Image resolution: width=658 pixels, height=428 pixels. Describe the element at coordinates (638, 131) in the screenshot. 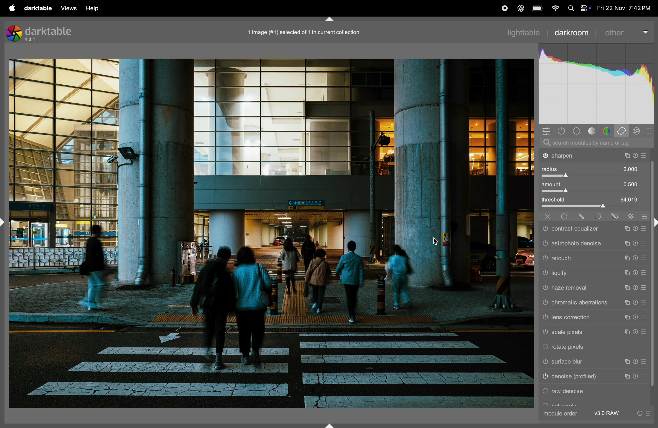

I see `effect` at that location.